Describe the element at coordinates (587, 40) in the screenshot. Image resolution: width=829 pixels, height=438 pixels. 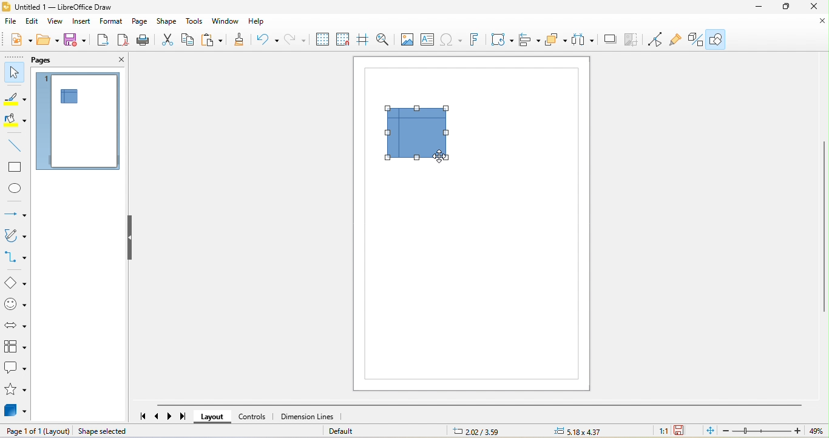
I see `select at least three object to distribute` at that location.